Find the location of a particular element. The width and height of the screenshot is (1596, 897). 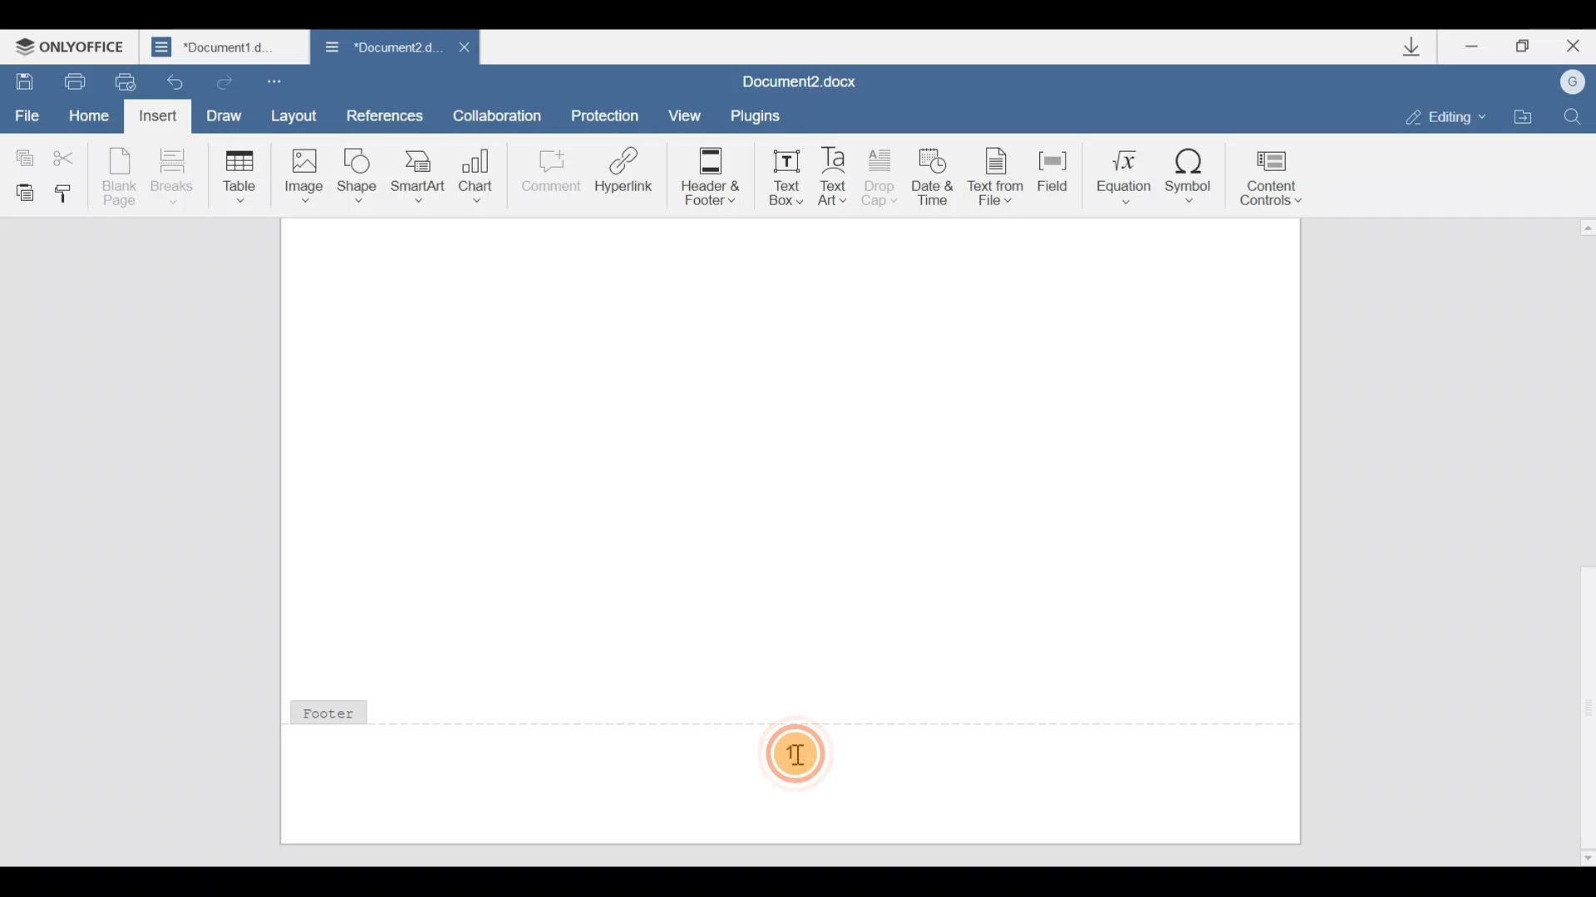

Home is located at coordinates (88, 114).